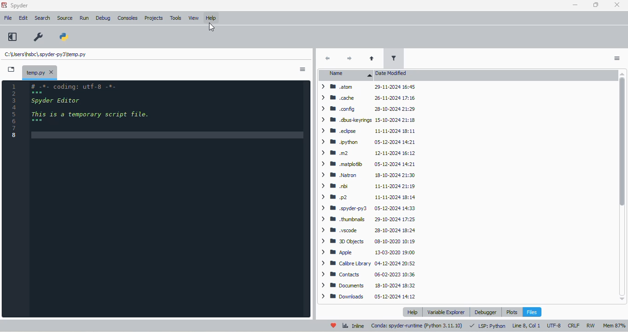 This screenshot has width=628, height=332. What do you see at coordinates (447, 312) in the screenshot?
I see `variable explorer` at bounding box center [447, 312].